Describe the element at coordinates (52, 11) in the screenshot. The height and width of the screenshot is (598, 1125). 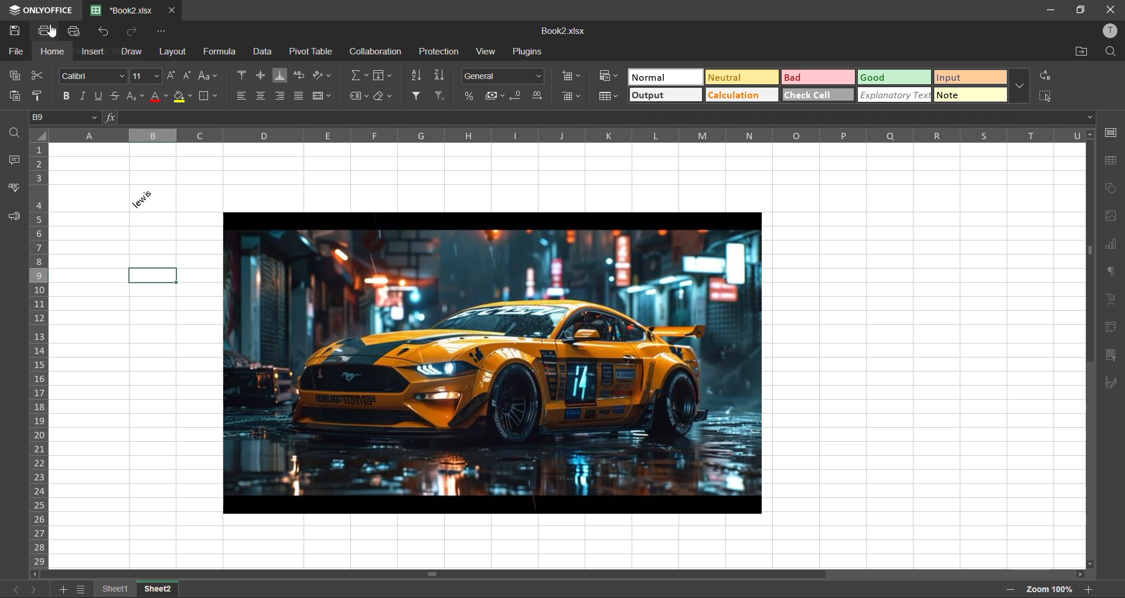
I see `ONLYOFFICE` at that location.